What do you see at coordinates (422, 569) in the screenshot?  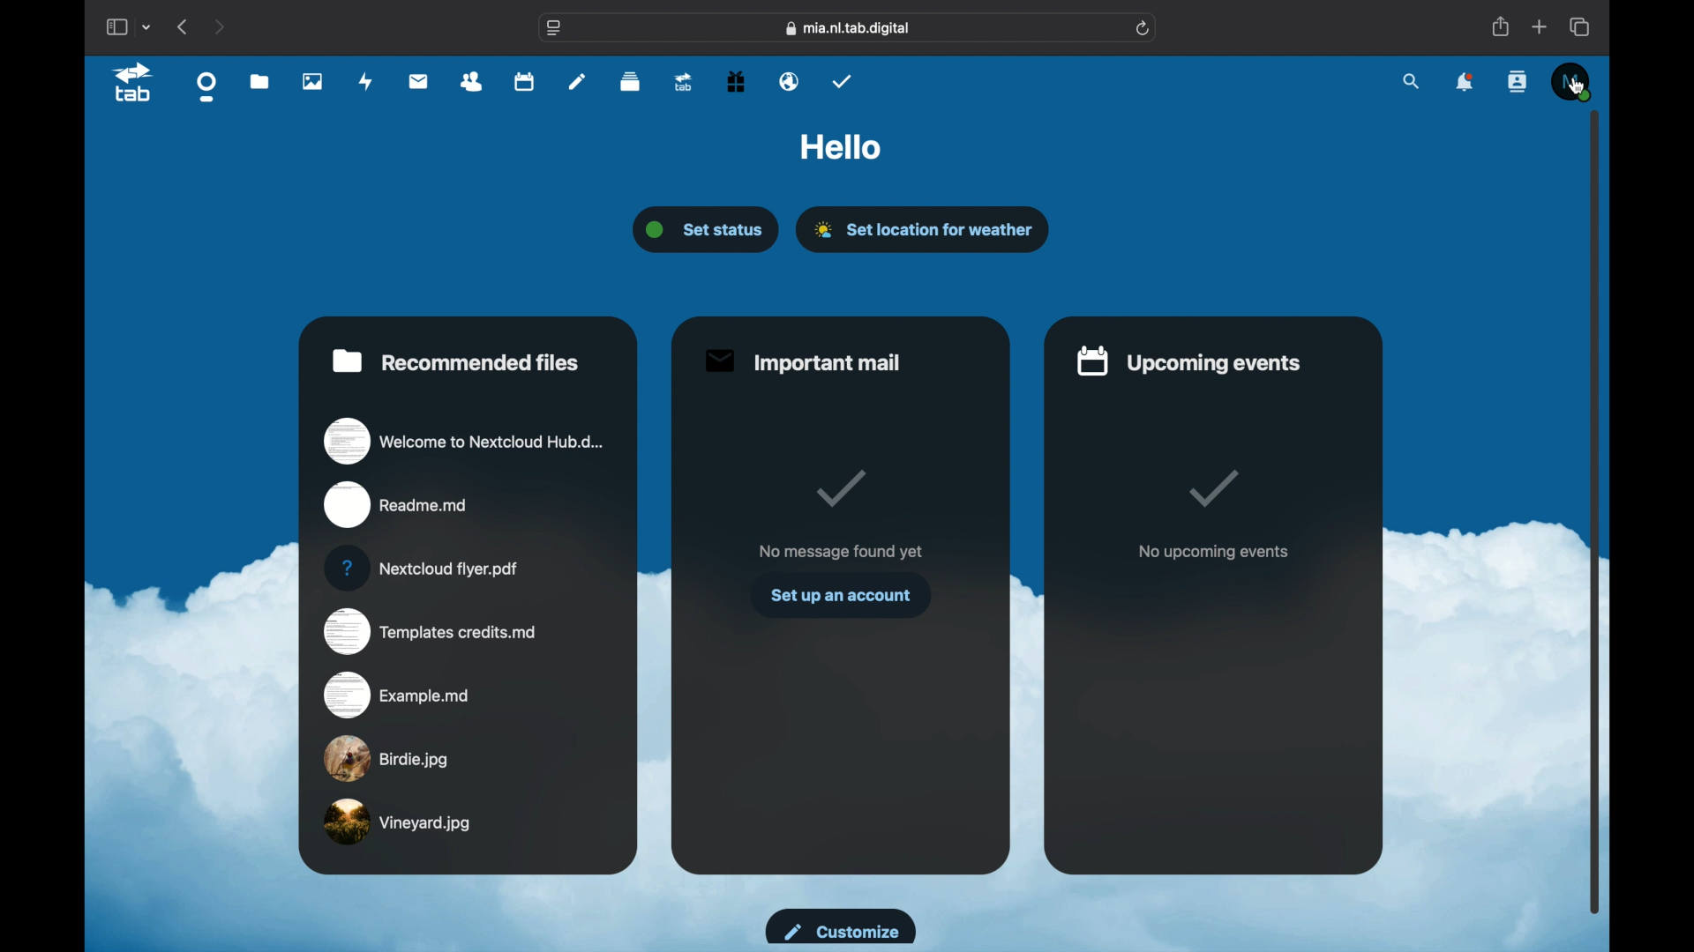 I see `next cloud flyer` at bounding box center [422, 569].